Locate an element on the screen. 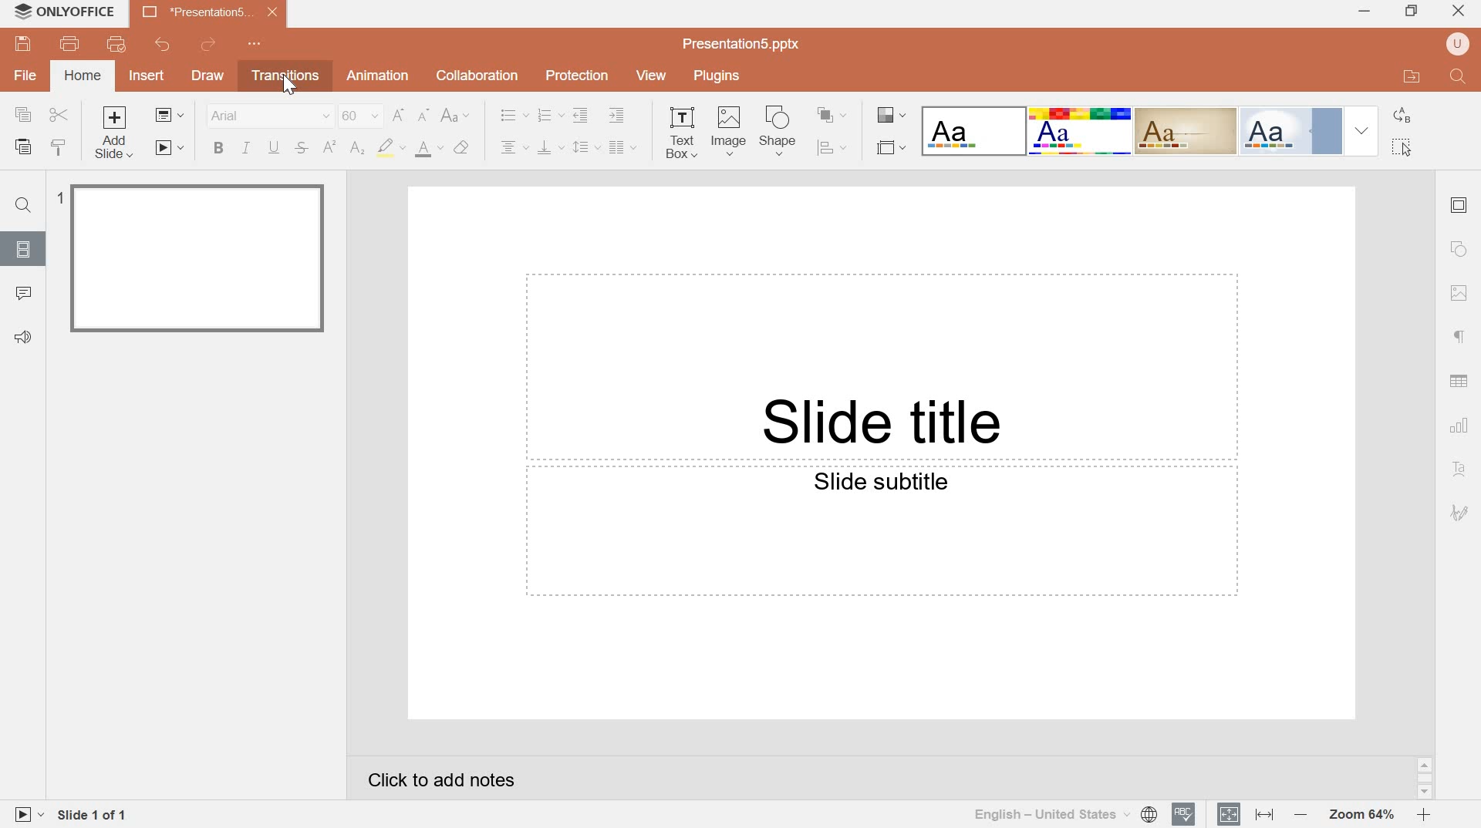 The image size is (1481, 828). find is located at coordinates (22, 206).